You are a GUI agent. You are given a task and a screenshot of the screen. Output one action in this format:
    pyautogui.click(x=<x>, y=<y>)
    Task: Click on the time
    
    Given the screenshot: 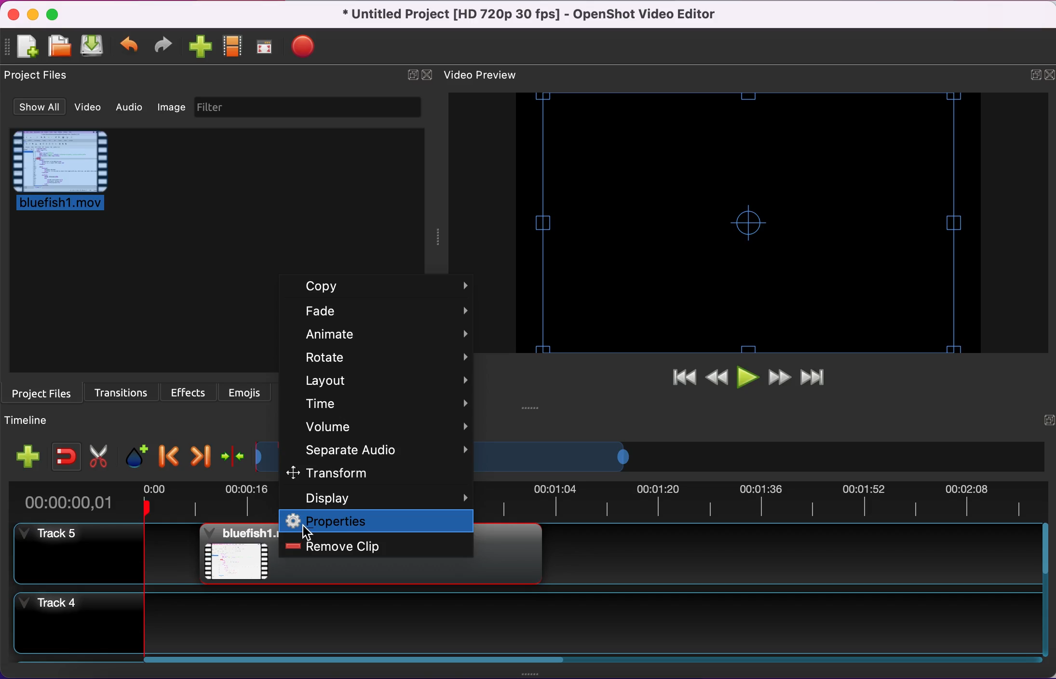 What is the action you would take?
    pyautogui.click(x=386, y=405)
    